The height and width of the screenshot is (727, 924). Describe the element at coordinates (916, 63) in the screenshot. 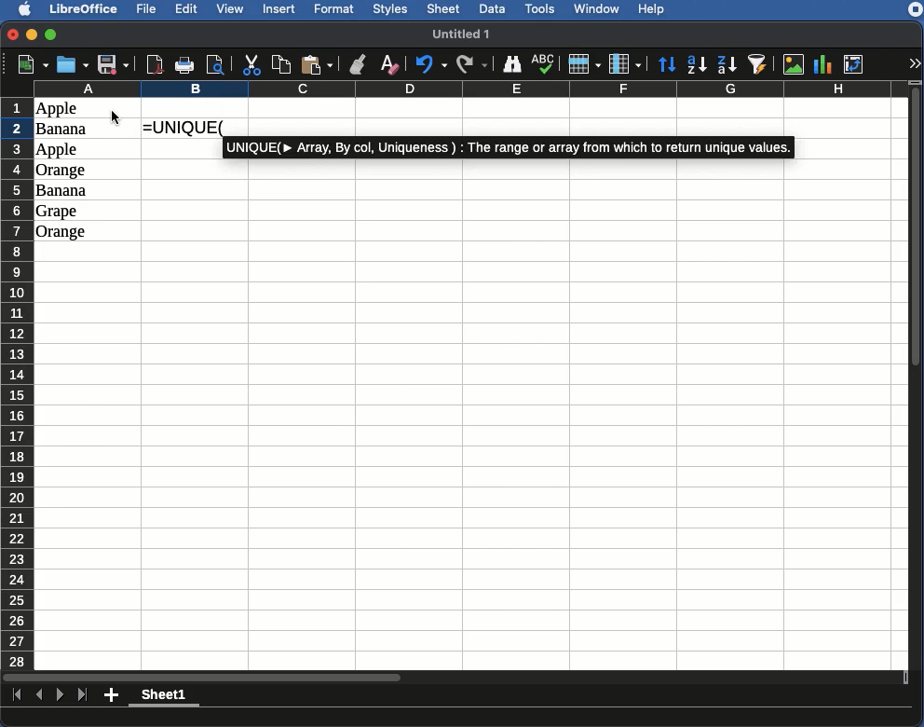

I see `Expand` at that location.